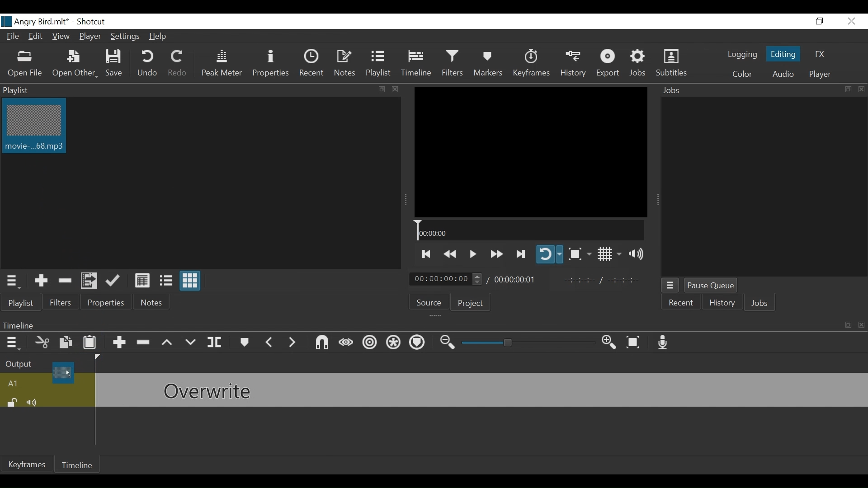 The height and width of the screenshot is (488, 868). Describe the element at coordinates (25, 64) in the screenshot. I see `Open File` at that location.